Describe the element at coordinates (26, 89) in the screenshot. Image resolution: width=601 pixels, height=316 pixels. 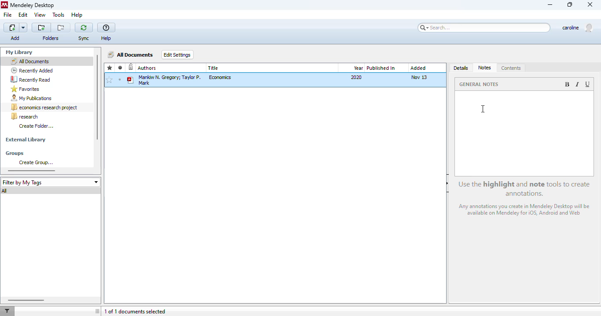
I see `favorites` at that location.